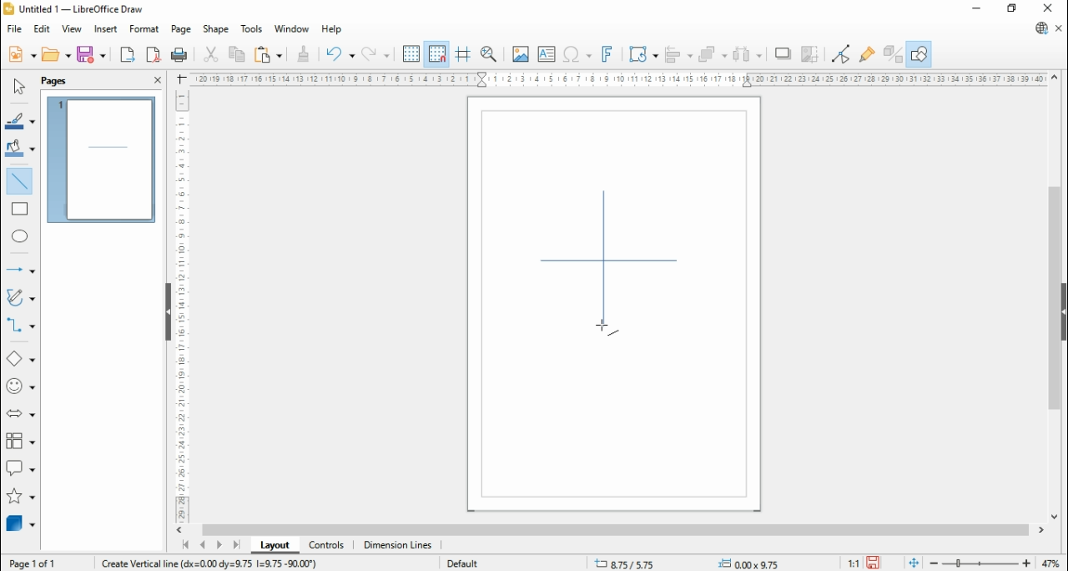  I want to click on fit document to window, so click(914, 563).